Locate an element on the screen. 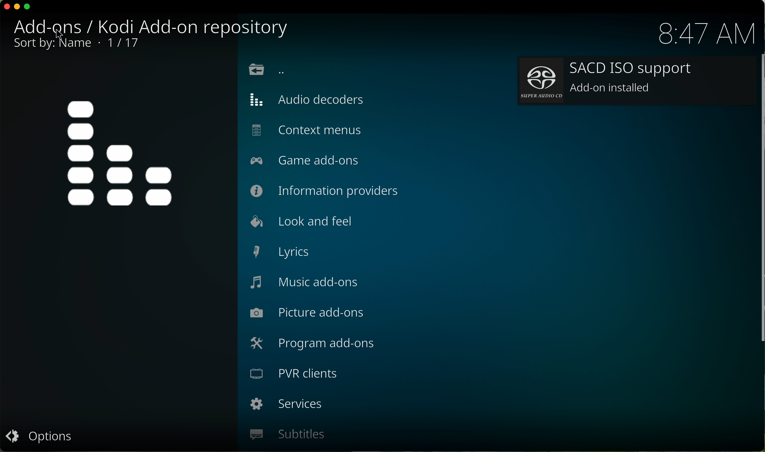  subtitles is located at coordinates (288, 434).